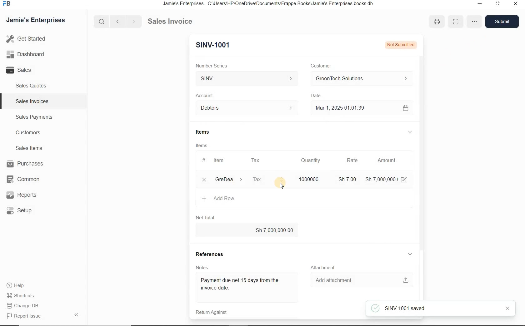 The width and height of the screenshot is (525, 326). What do you see at coordinates (361, 279) in the screenshot?
I see `‘Add attachment` at bounding box center [361, 279].